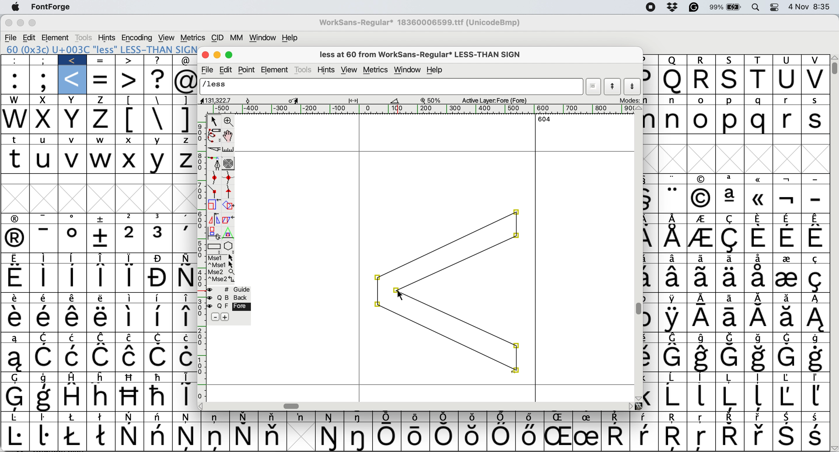 This screenshot has width=839, height=452. I want to click on Symbol, so click(361, 437).